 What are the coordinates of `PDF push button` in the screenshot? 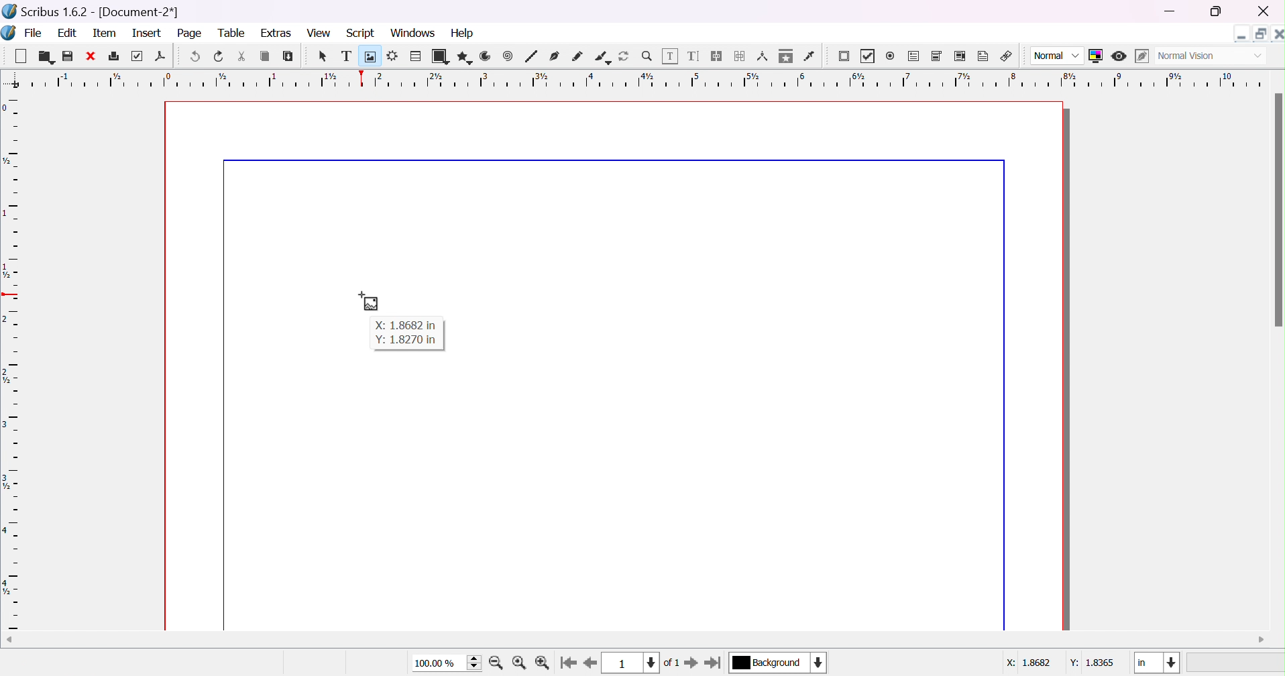 It's located at (846, 58).